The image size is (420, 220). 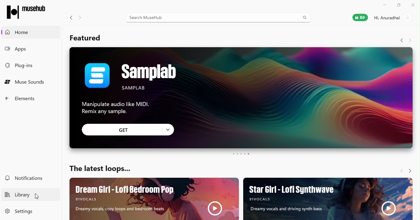 What do you see at coordinates (398, 169) in the screenshot?
I see `Navigate back` at bounding box center [398, 169].